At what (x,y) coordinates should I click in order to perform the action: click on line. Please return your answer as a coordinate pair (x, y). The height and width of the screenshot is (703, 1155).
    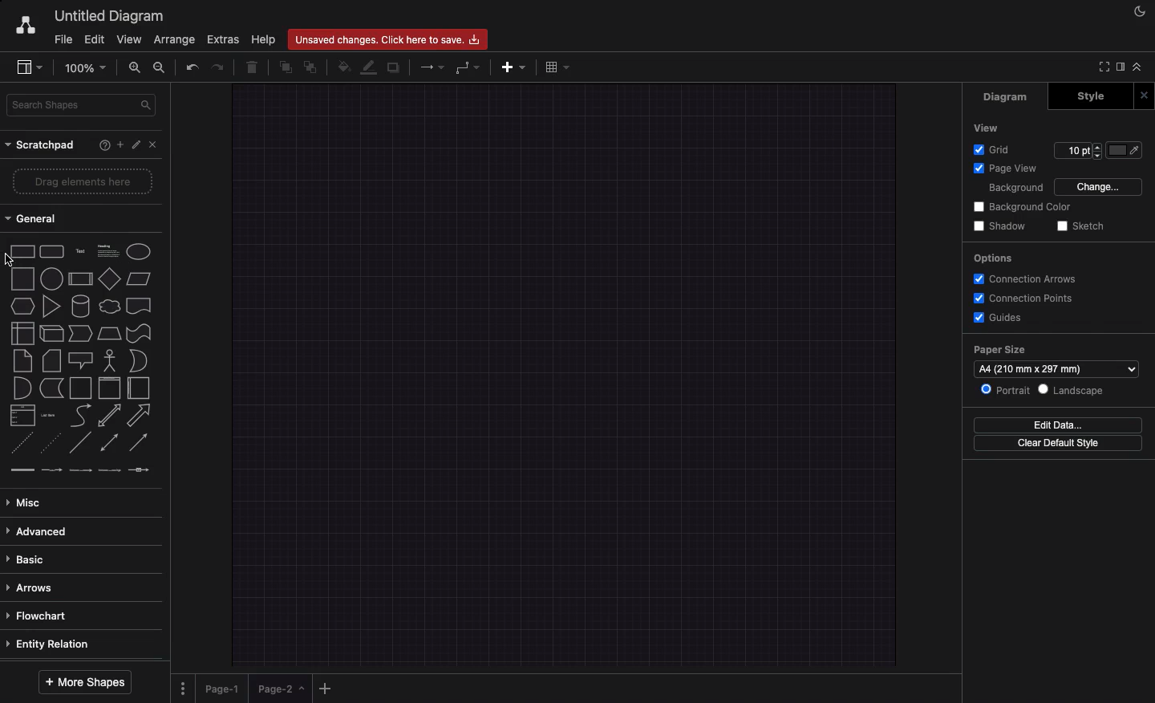
    Looking at the image, I should click on (80, 442).